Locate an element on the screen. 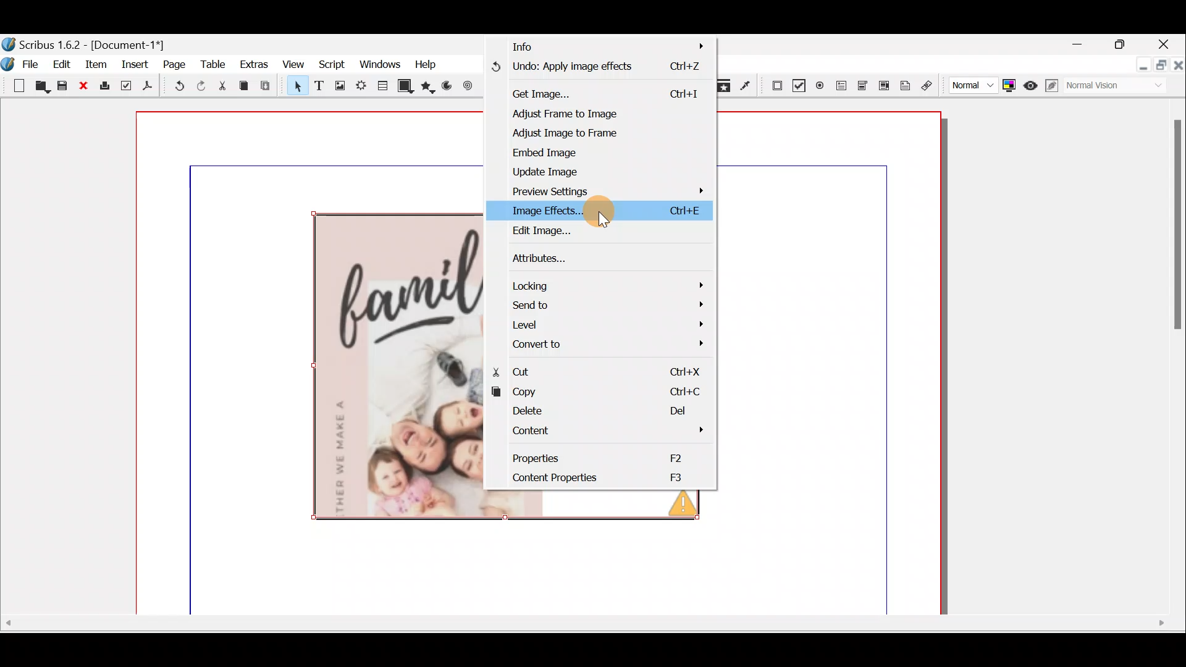 The width and height of the screenshot is (1186, 667). maximise is located at coordinates (1159, 67).